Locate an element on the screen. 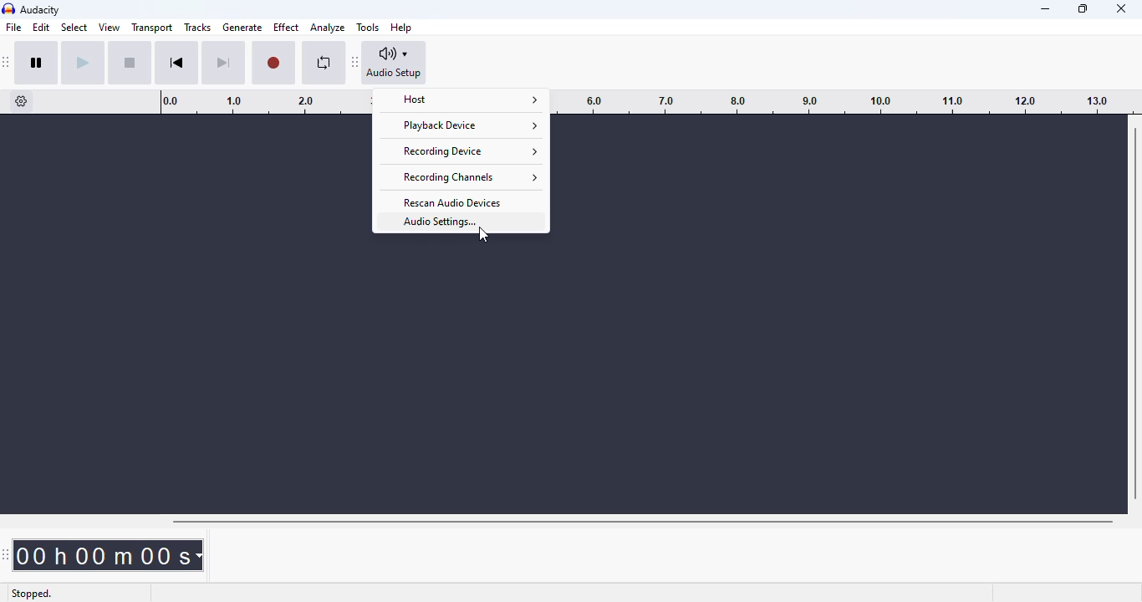 The height and width of the screenshot is (602, 1142). audacity transport toolbar is located at coordinates (7, 62).